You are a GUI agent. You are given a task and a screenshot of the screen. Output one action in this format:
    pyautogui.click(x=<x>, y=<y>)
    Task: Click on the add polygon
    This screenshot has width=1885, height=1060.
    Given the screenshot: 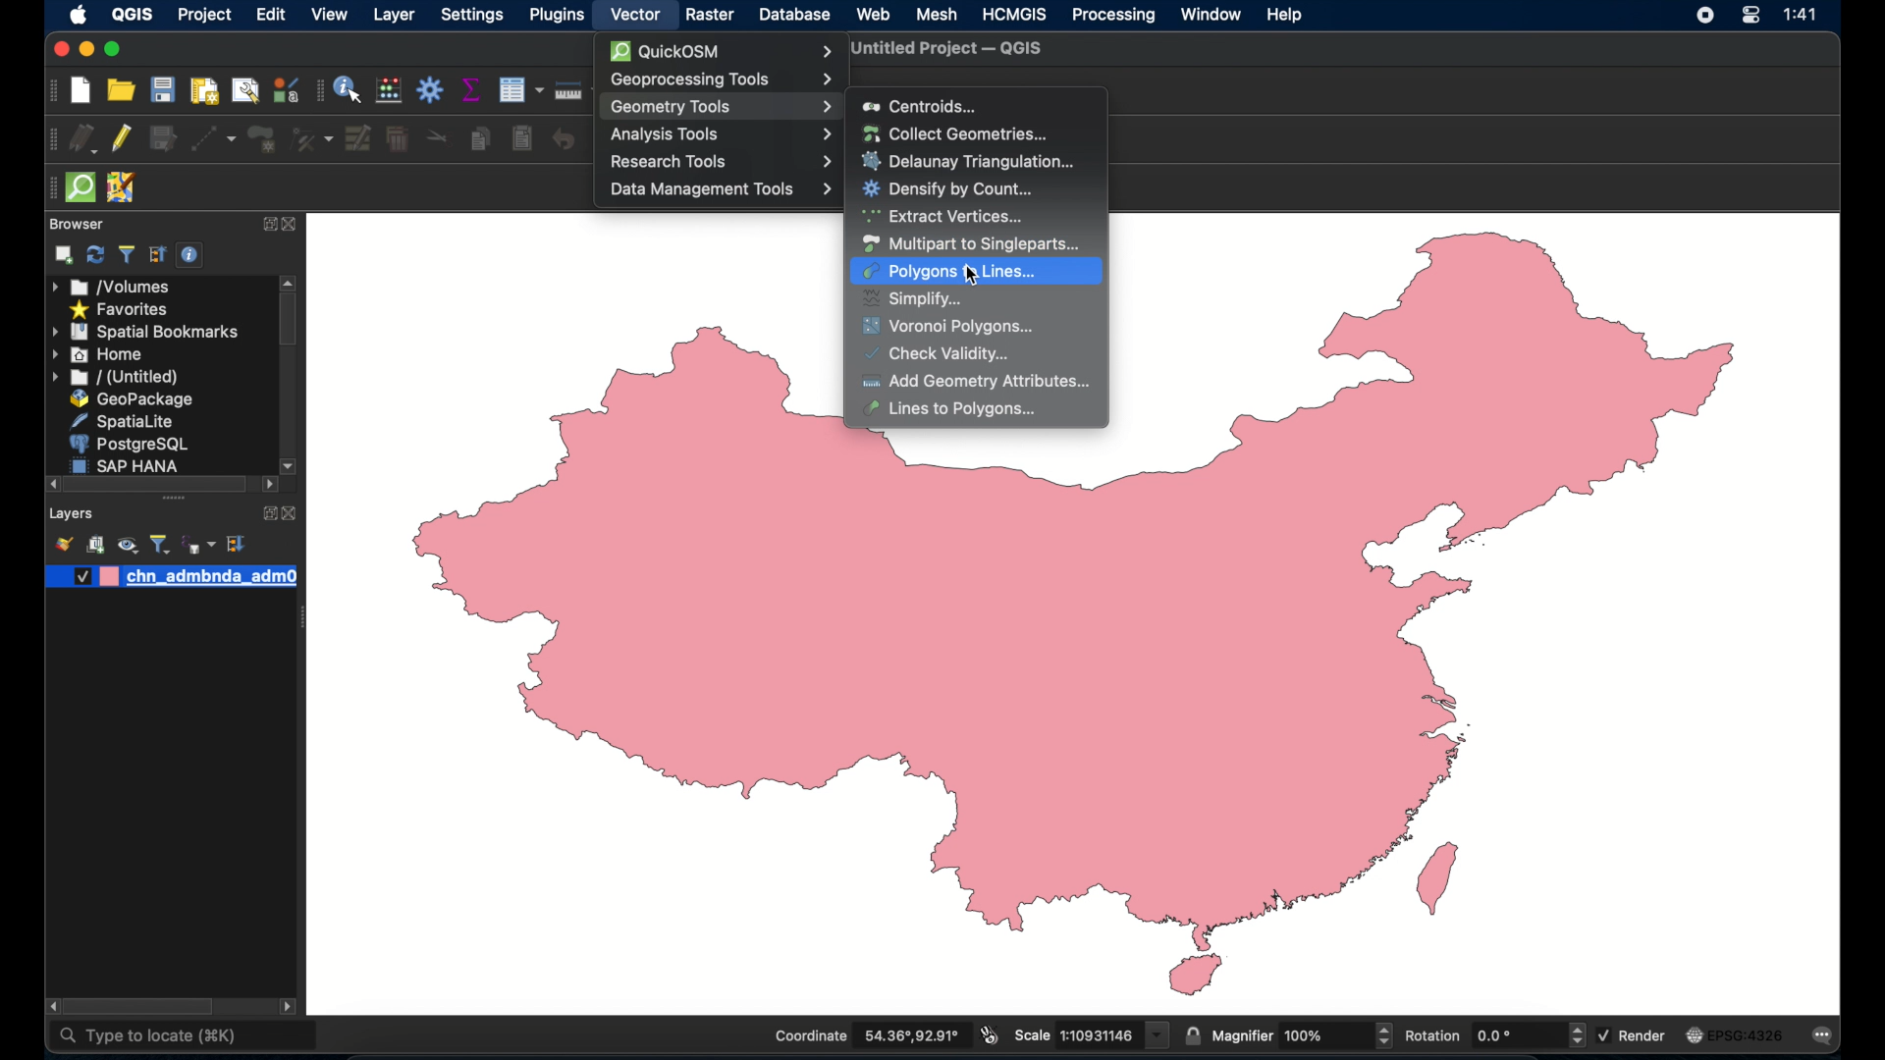 What is the action you would take?
    pyautogui.click(x=262, y=139)
    